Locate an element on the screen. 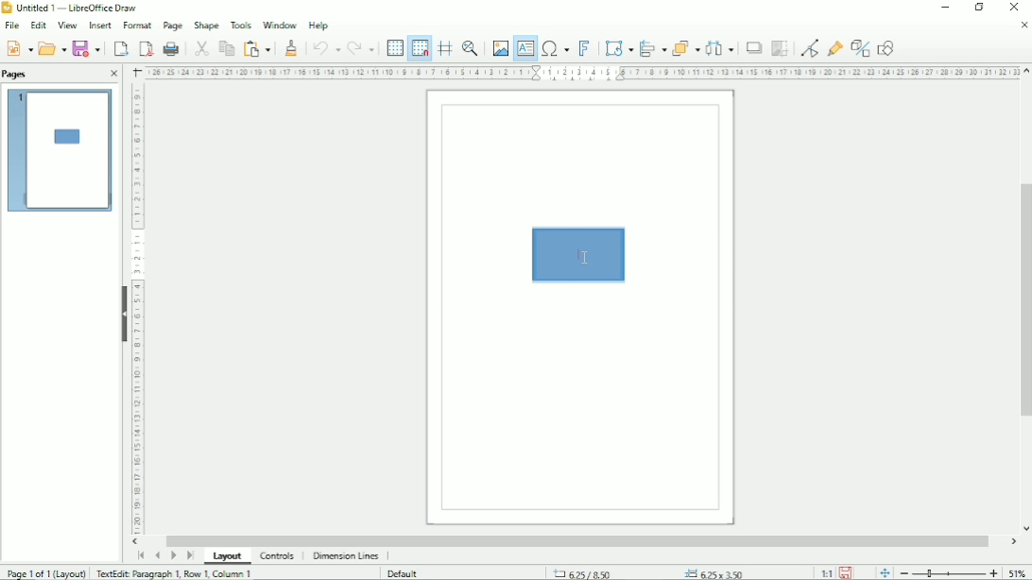 This screenshot has width=1032, height=580. Snap to grid is located at coordinates (419, 48).